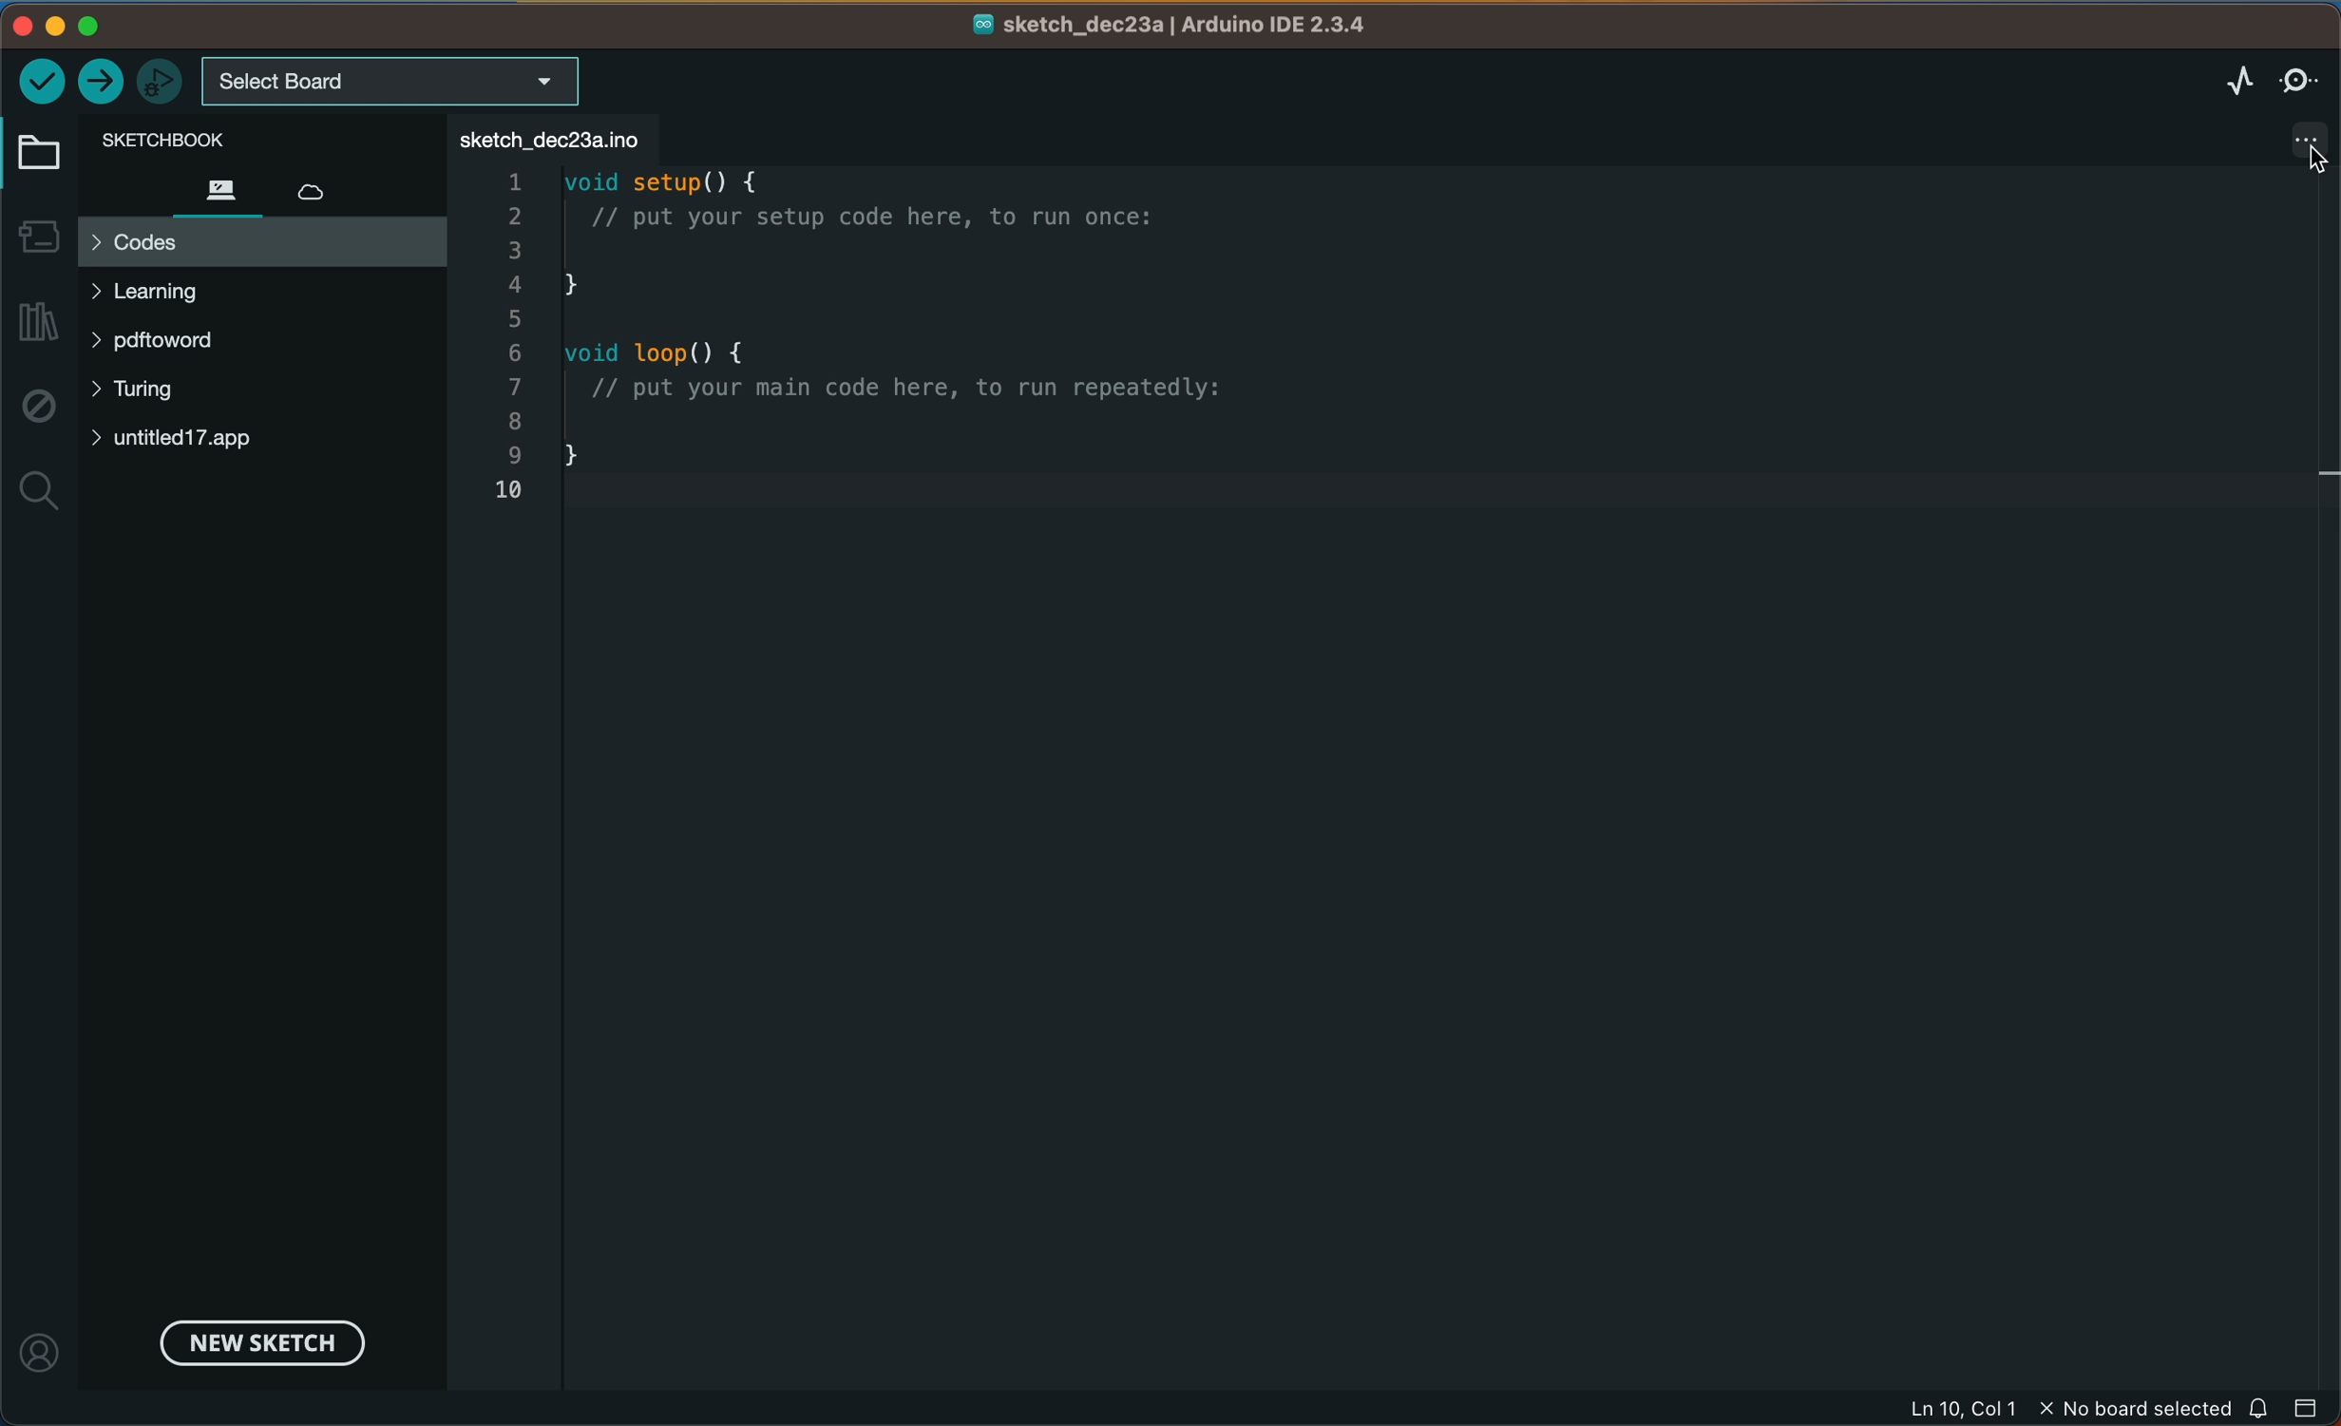  I want to click on turing, so click(147, 392).